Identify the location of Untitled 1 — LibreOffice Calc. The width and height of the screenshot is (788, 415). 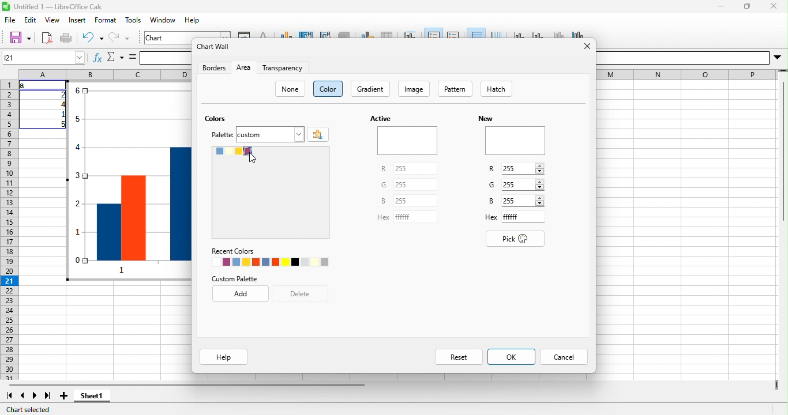
(59, 7).